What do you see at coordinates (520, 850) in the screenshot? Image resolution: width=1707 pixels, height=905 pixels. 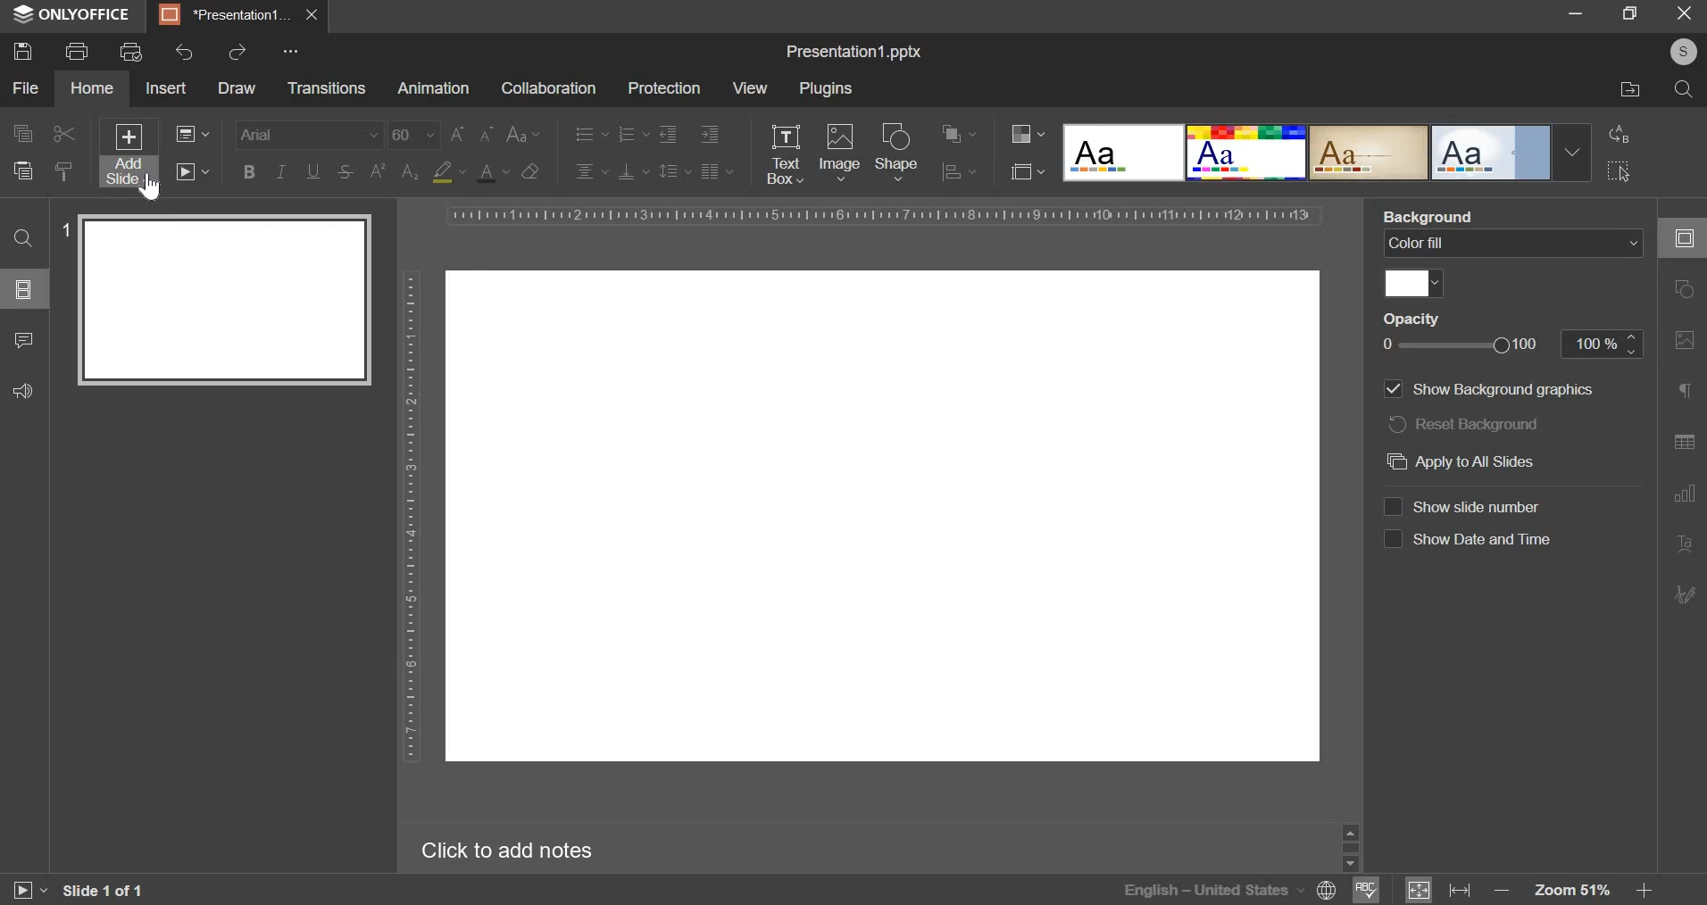 I see `click to add notes` at bounding box center [520, 850].